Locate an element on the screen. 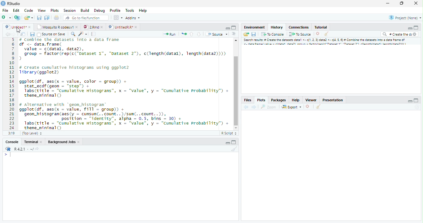  R.4.2.1 is located at coordinates (20, 149).